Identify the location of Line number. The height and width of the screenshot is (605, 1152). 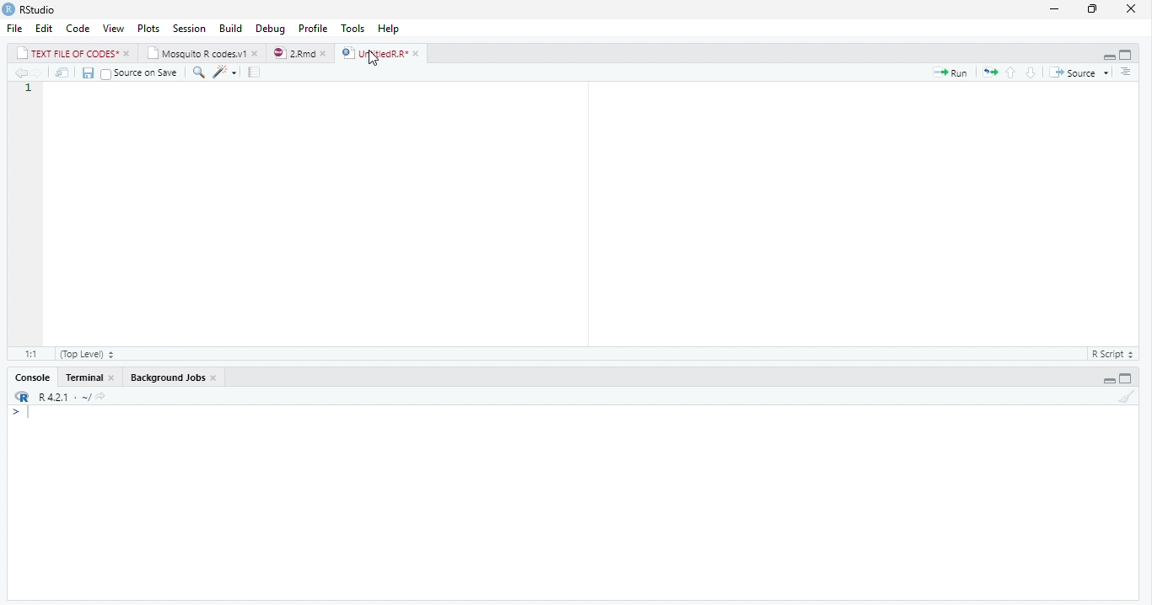
(31, 213).